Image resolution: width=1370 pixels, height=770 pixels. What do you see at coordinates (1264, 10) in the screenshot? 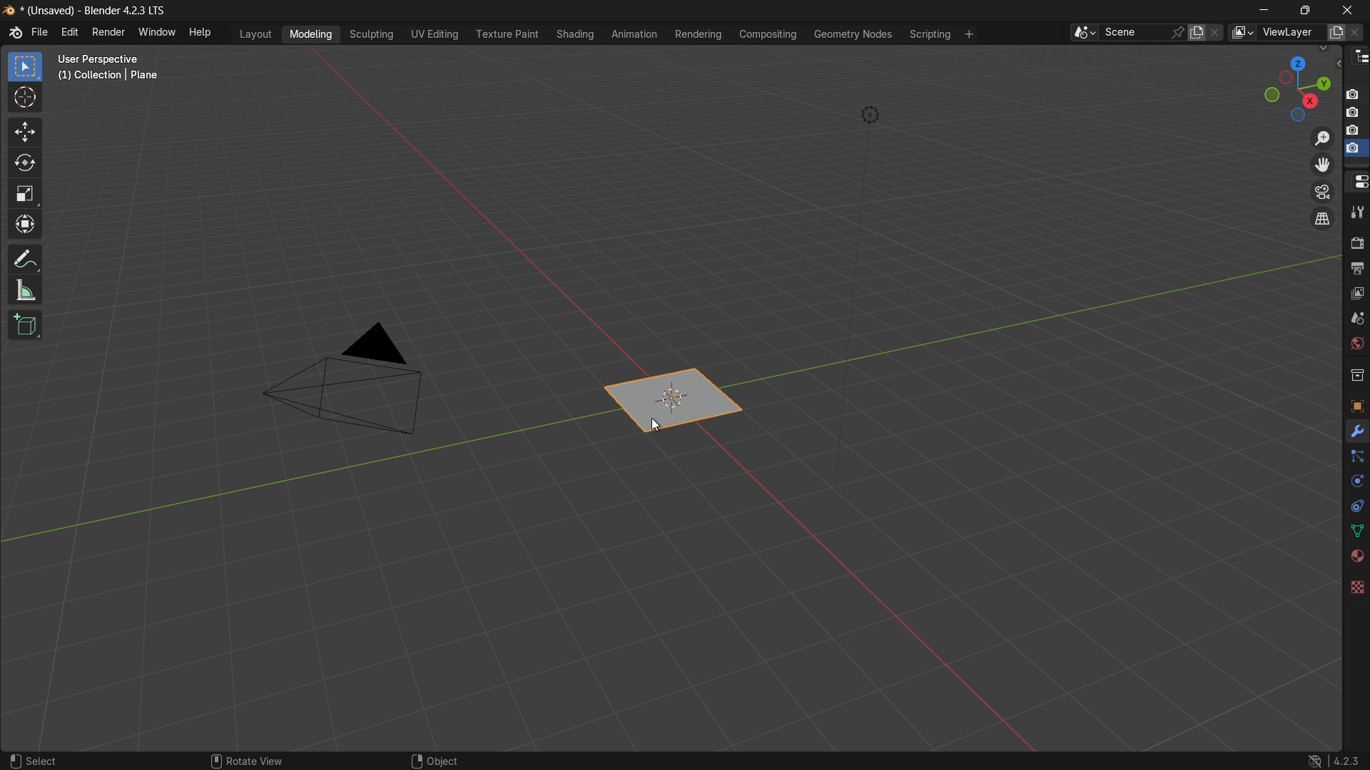
I see `minimize` at bounding box center [1264, 10].